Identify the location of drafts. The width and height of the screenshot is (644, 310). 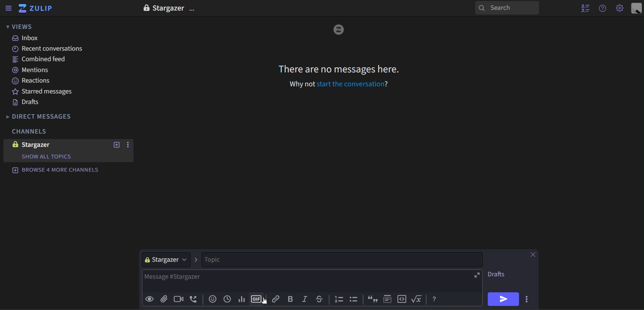
(48, 104).